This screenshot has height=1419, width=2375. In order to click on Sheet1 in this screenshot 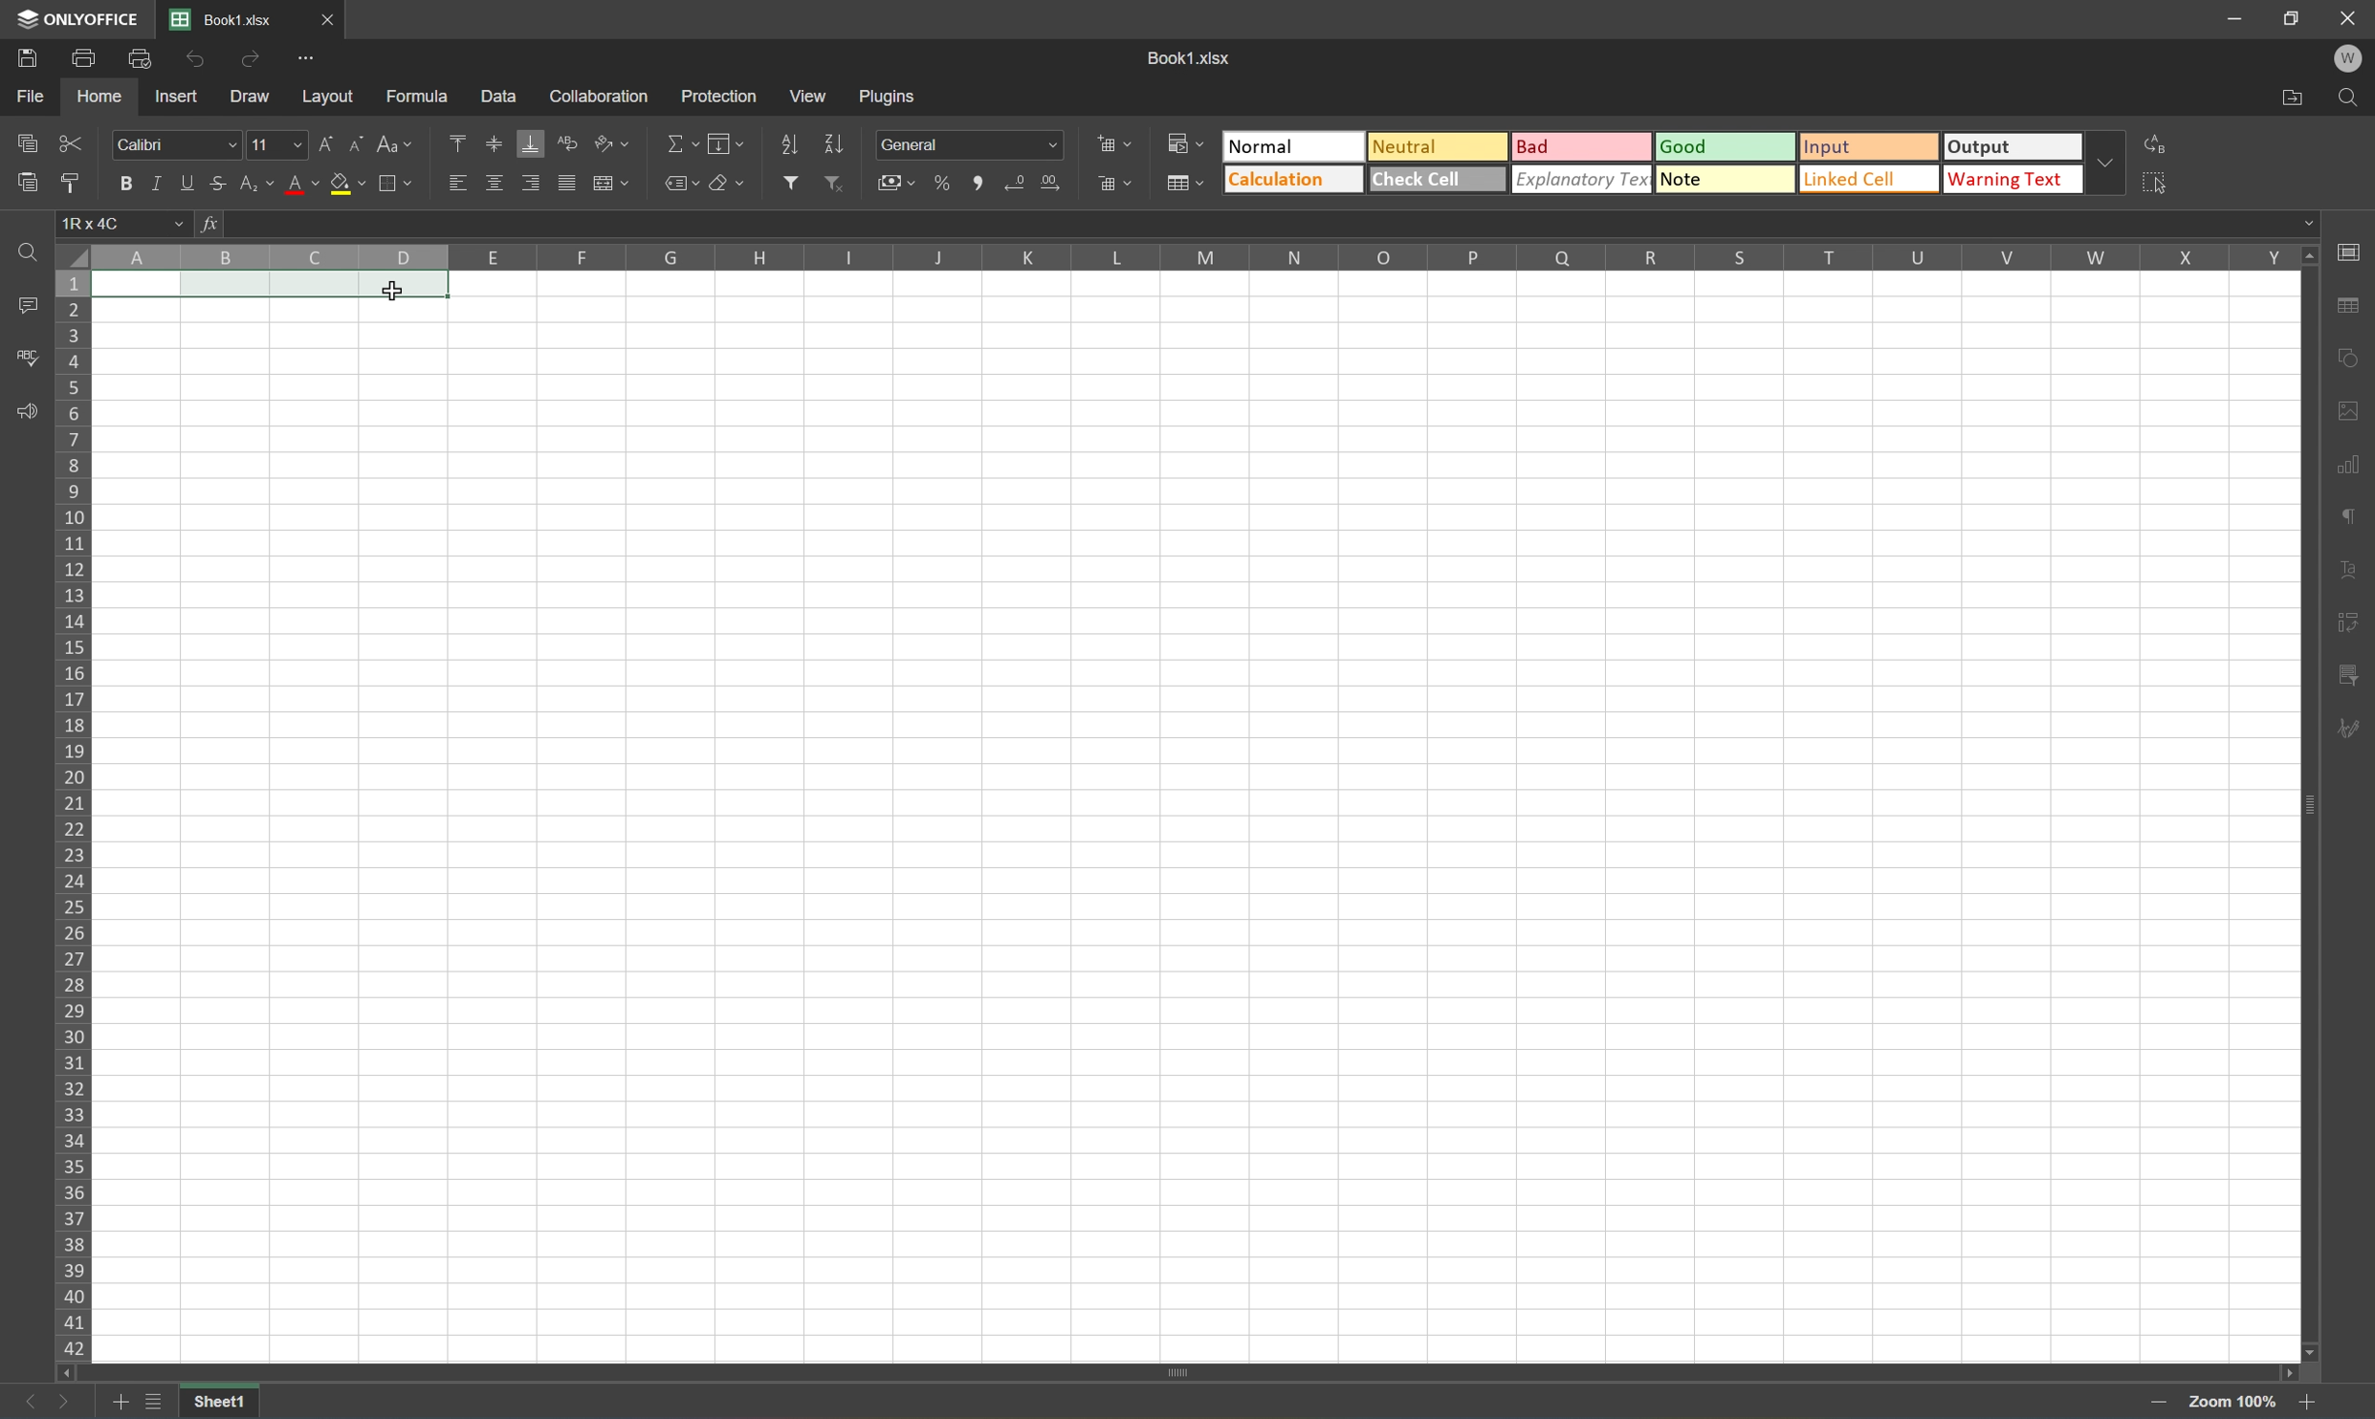, I will do `click(222, 1404)`.